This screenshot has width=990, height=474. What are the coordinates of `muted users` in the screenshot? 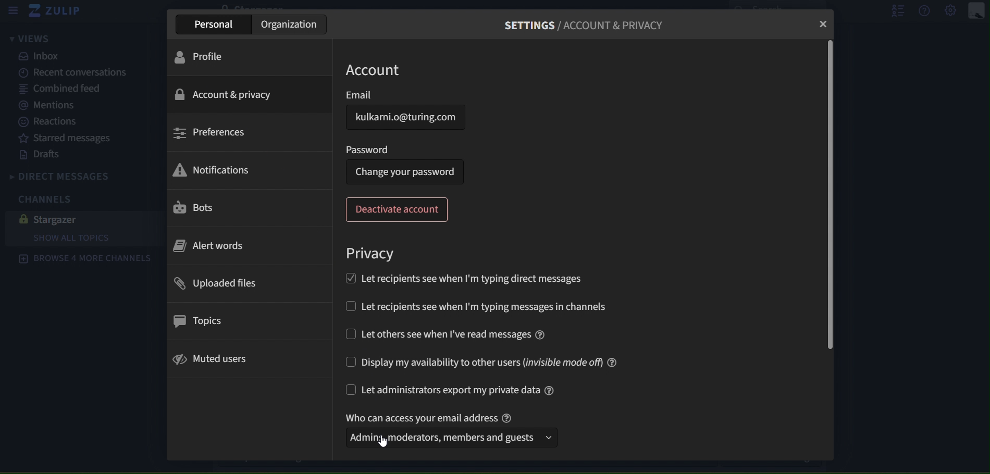 It's located at (214, 358).